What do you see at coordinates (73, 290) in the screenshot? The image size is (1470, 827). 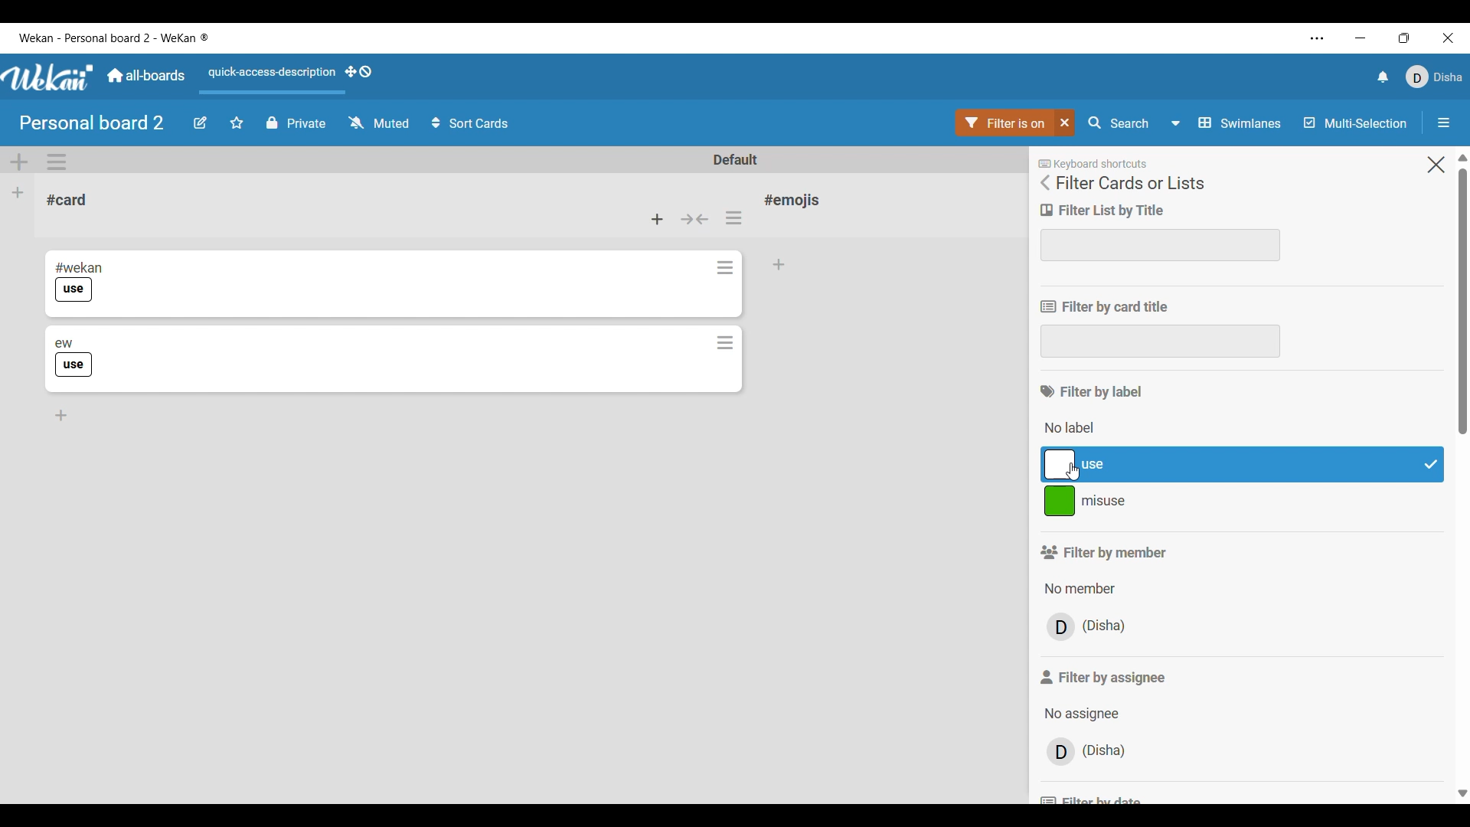 I see `use` at bounding box center [73, 290].